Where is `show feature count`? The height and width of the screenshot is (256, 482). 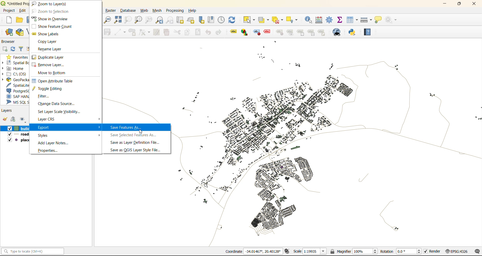 show feature count is located at coordinates (55, 27).